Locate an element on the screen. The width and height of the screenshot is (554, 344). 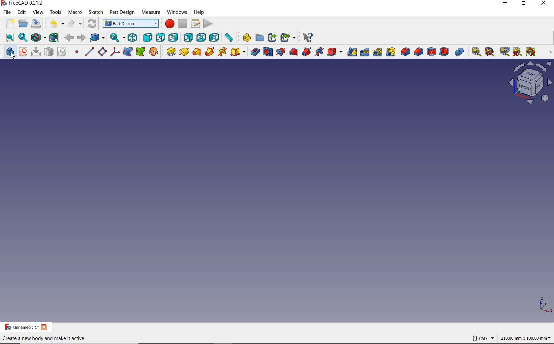
Measure is located at coordinates (150, 12).